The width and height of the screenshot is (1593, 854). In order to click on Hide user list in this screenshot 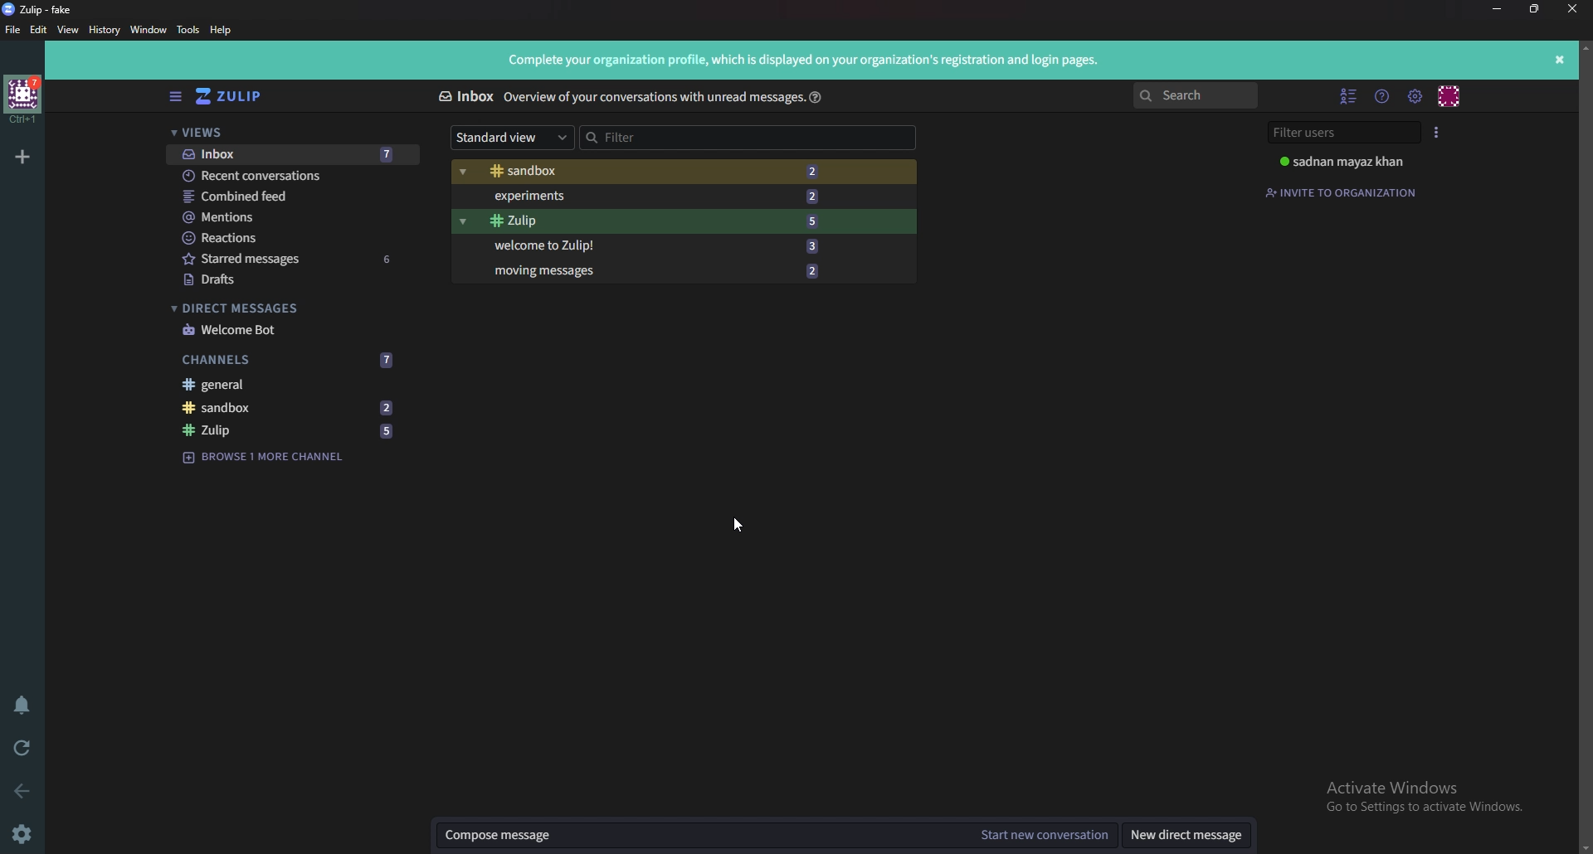, I will do `click(1349, 95)`.